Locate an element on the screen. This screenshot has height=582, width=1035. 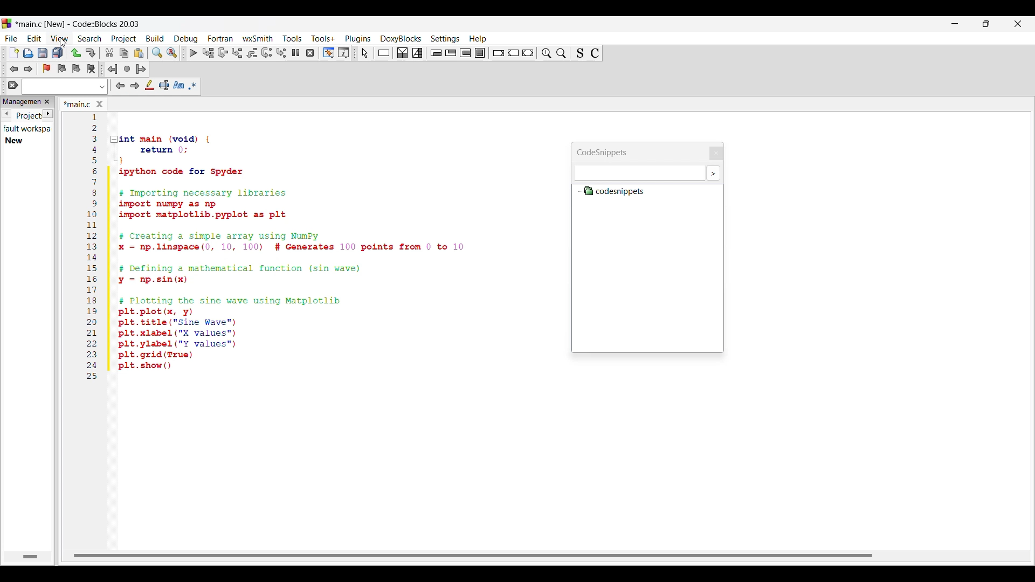
Paste is located at coordinates (139, 53).